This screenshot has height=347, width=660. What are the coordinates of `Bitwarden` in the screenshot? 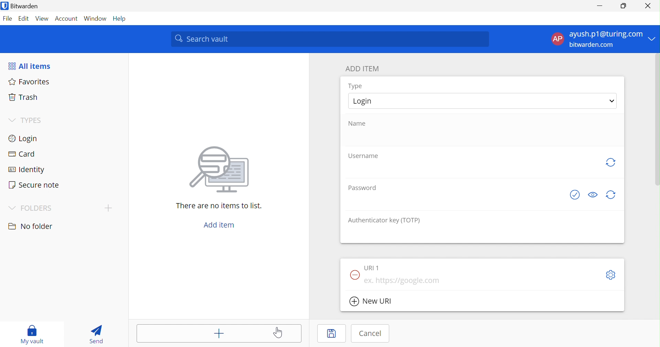 It's located at (25, 7).